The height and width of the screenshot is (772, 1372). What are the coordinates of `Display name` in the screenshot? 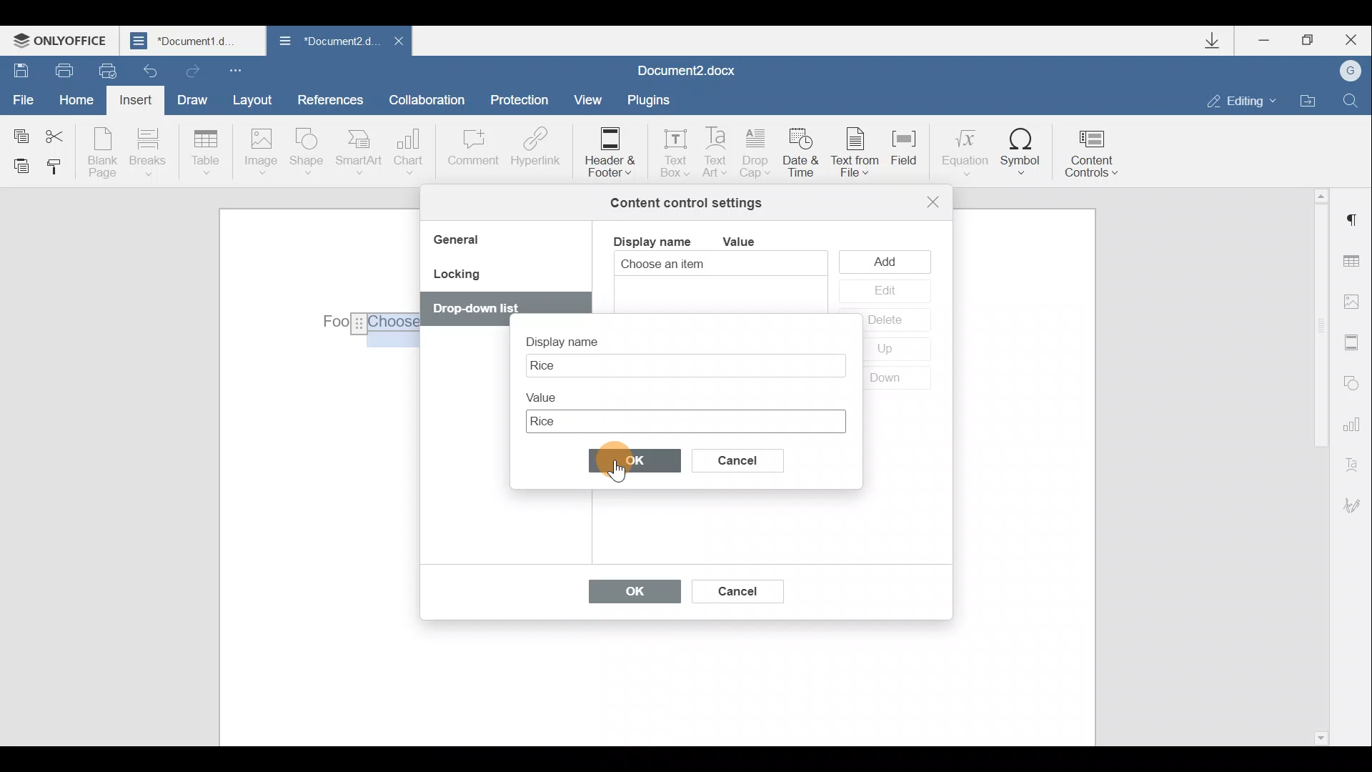 It's located at (651, 240).